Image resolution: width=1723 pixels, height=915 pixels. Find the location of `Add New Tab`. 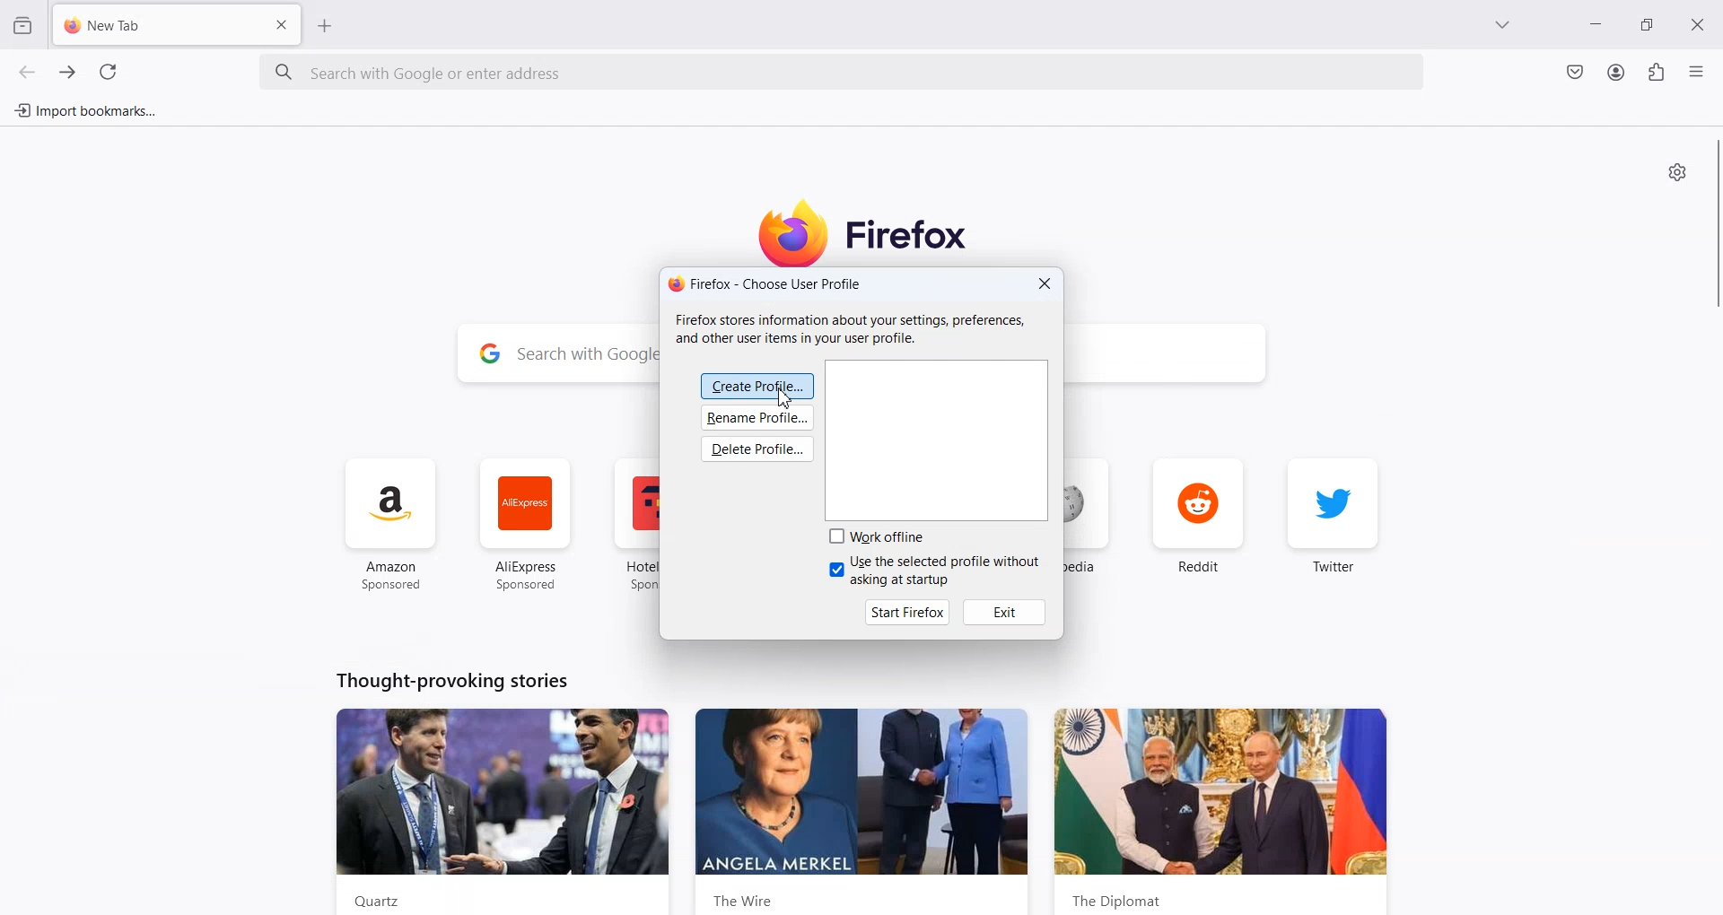

Add New Tab is located at coordinates (326, 25).